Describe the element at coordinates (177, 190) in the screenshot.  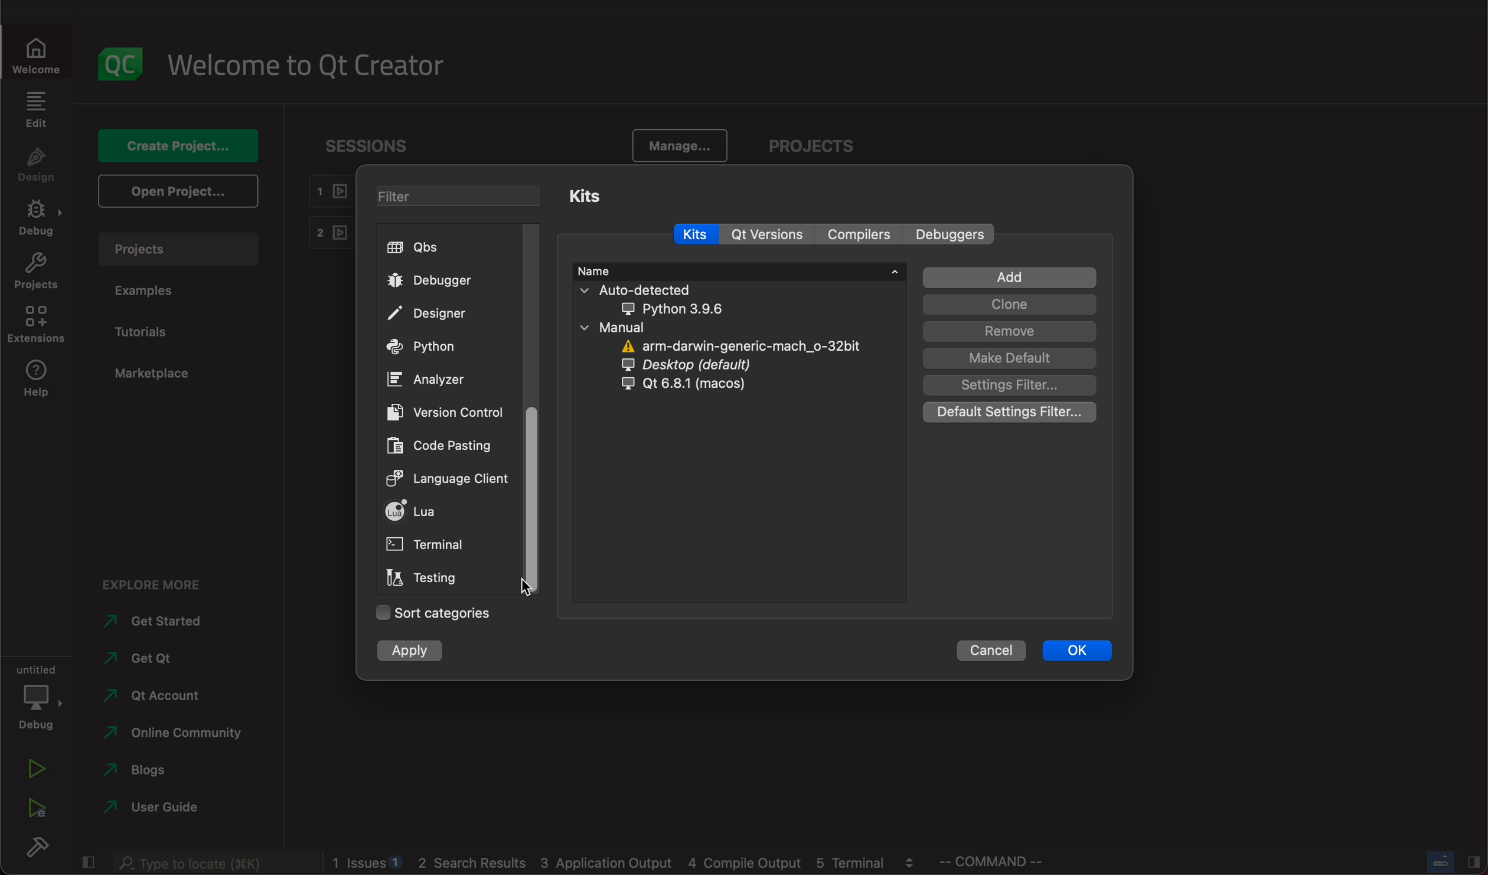
I see `open` at that location.